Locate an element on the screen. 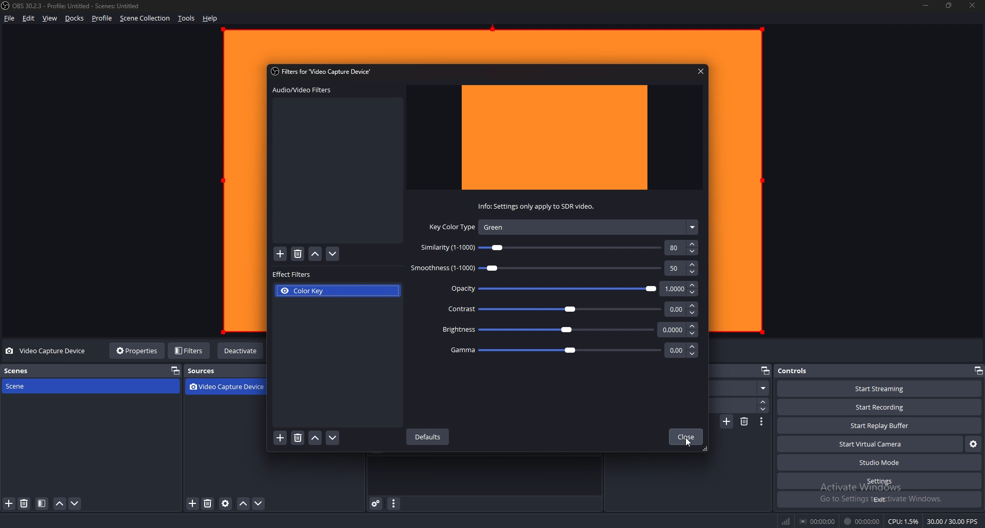  scene collection is located at coordinates (145, 18).